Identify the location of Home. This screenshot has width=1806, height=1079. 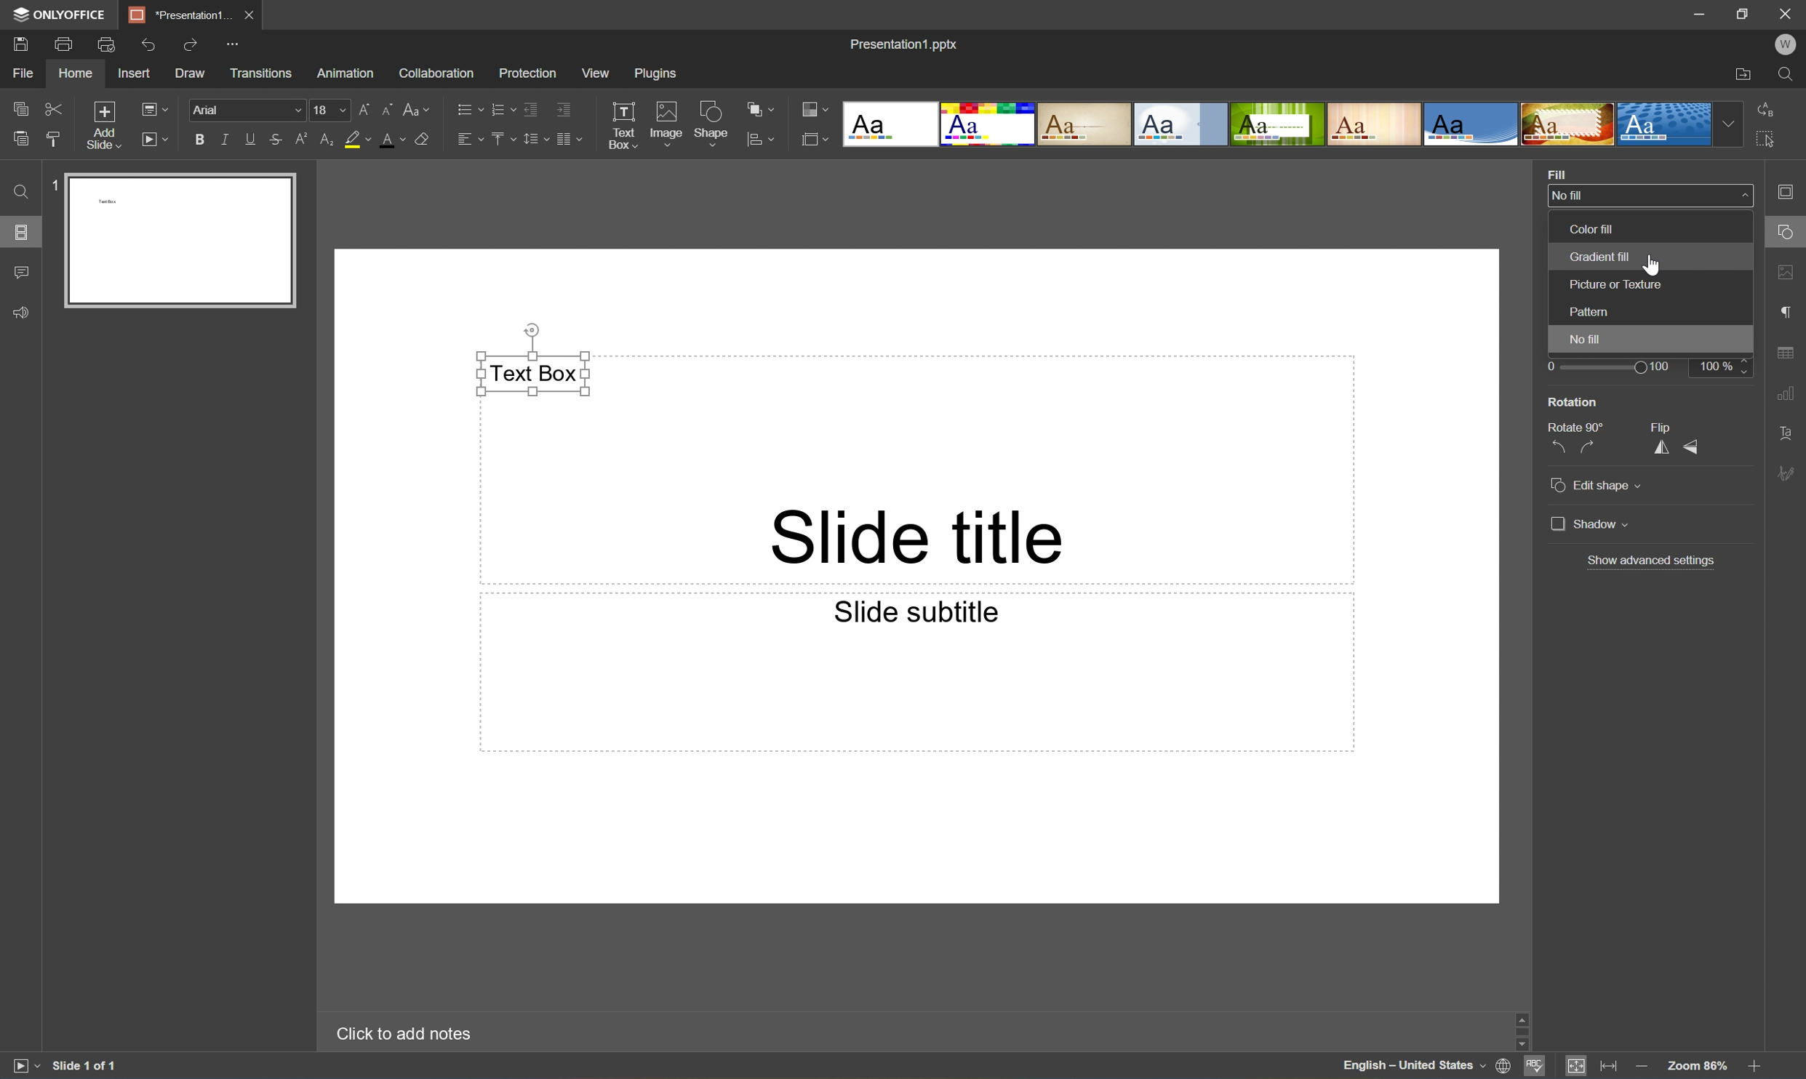
(77, 73).